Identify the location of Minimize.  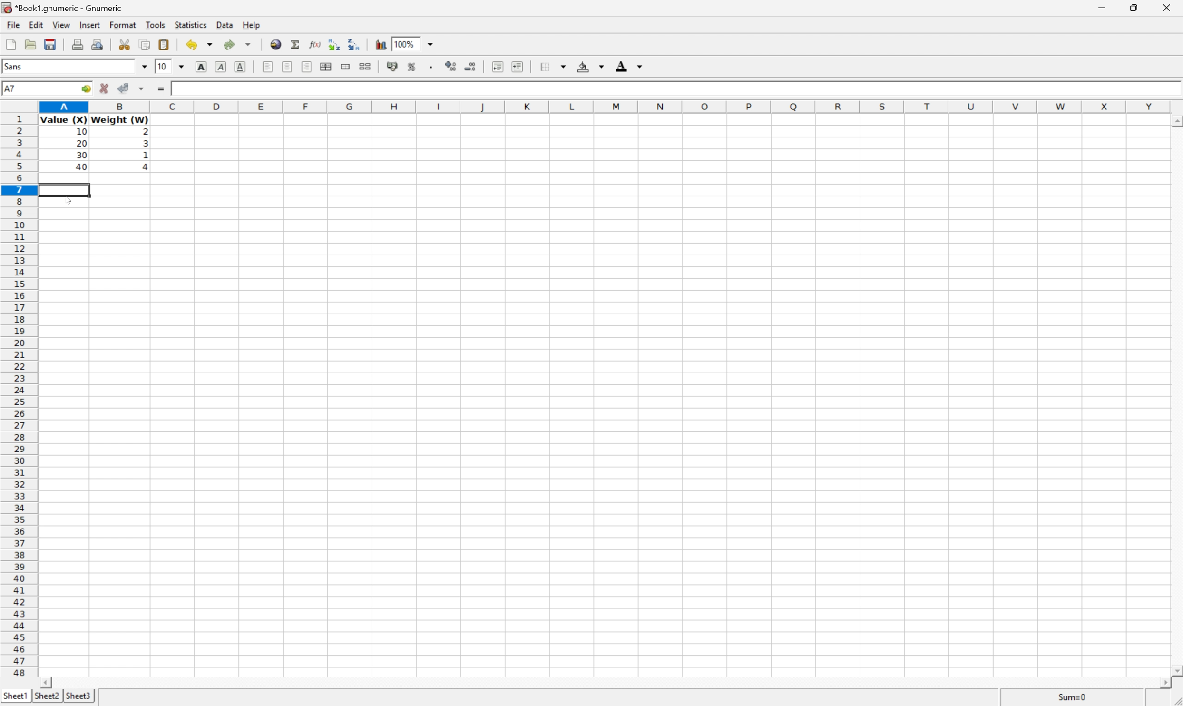
(1102, 7).